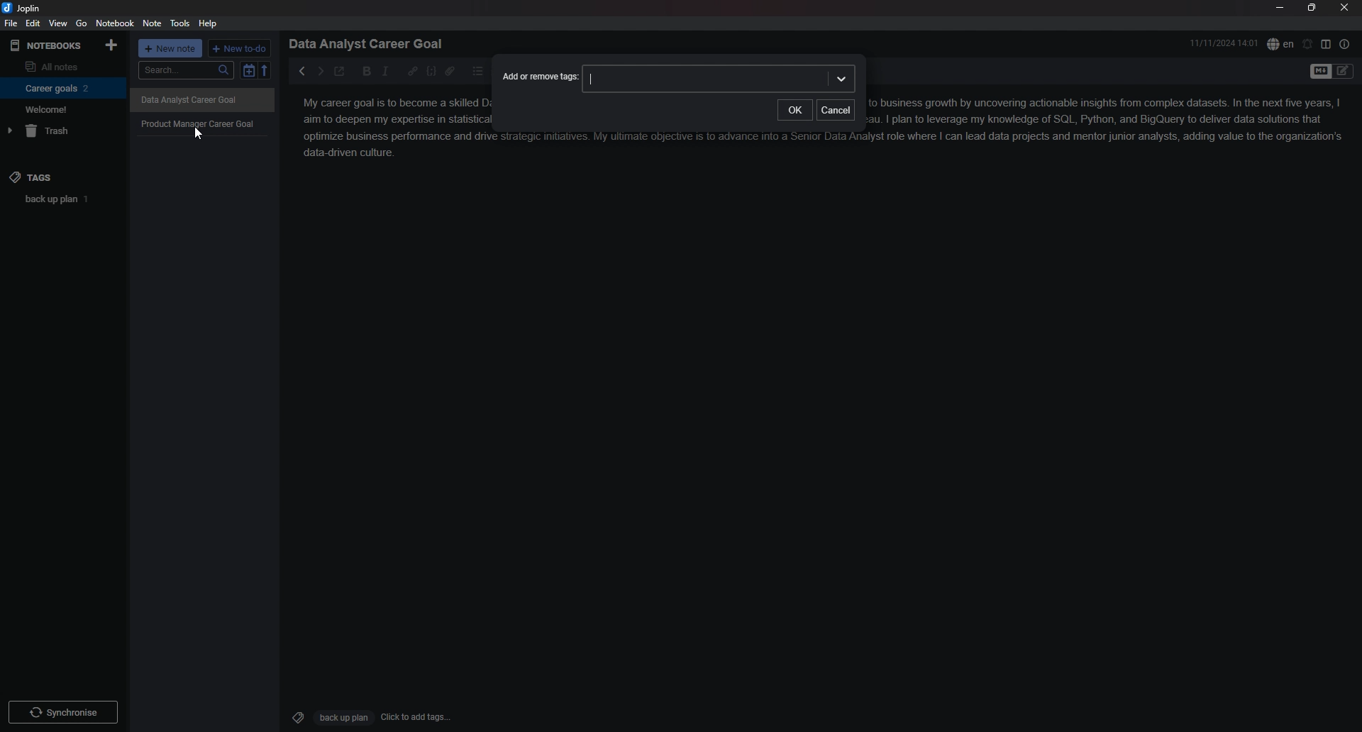 The height and width of the screenshot is (732, 1362). Describe the element at coordinates (1319, 72) in the screenshot. I see `toggle editor` at that location.